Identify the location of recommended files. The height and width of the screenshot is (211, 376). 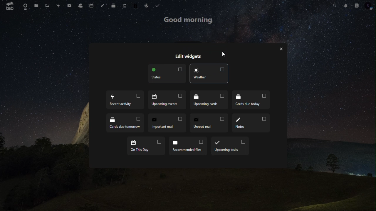
(187, 146).